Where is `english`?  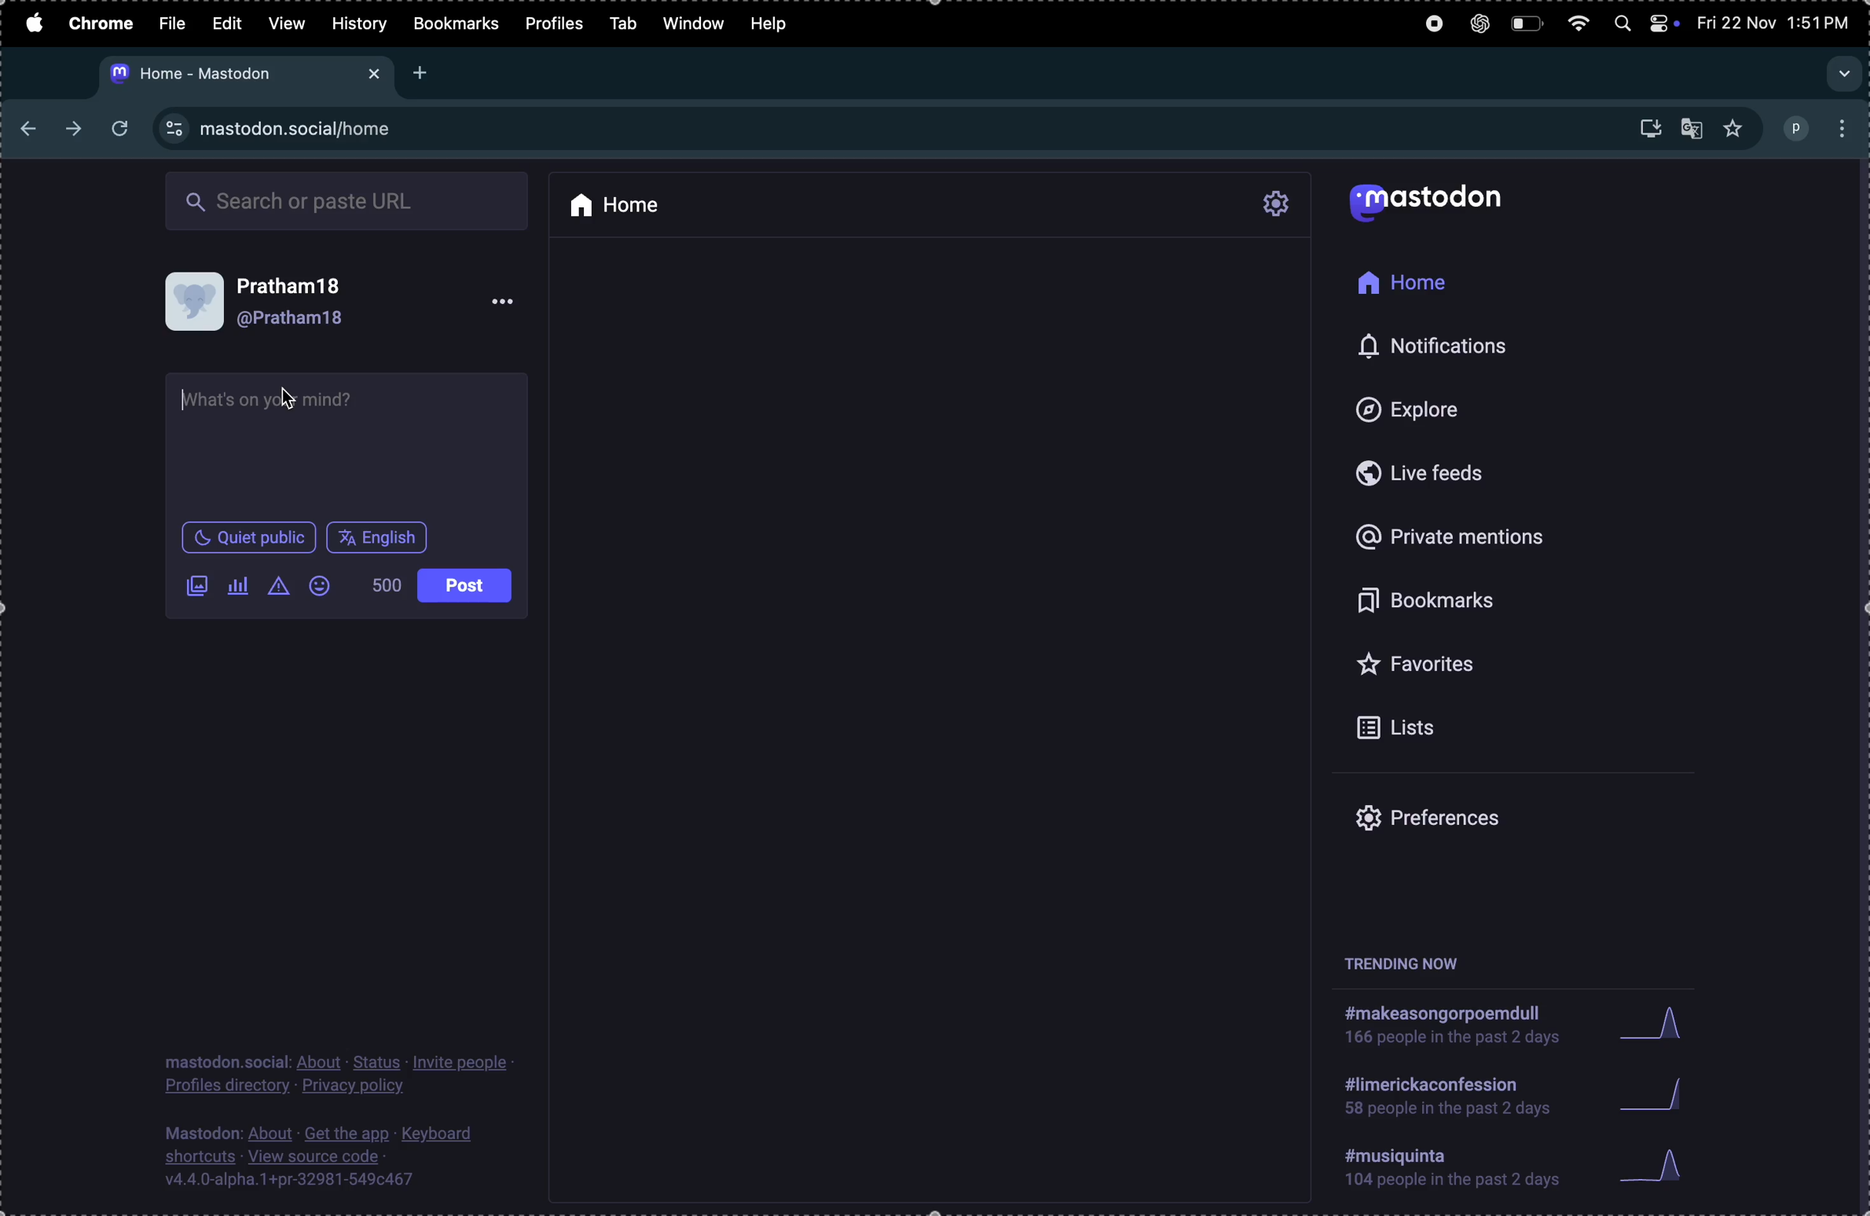
english is located at coordinates (380, 537).